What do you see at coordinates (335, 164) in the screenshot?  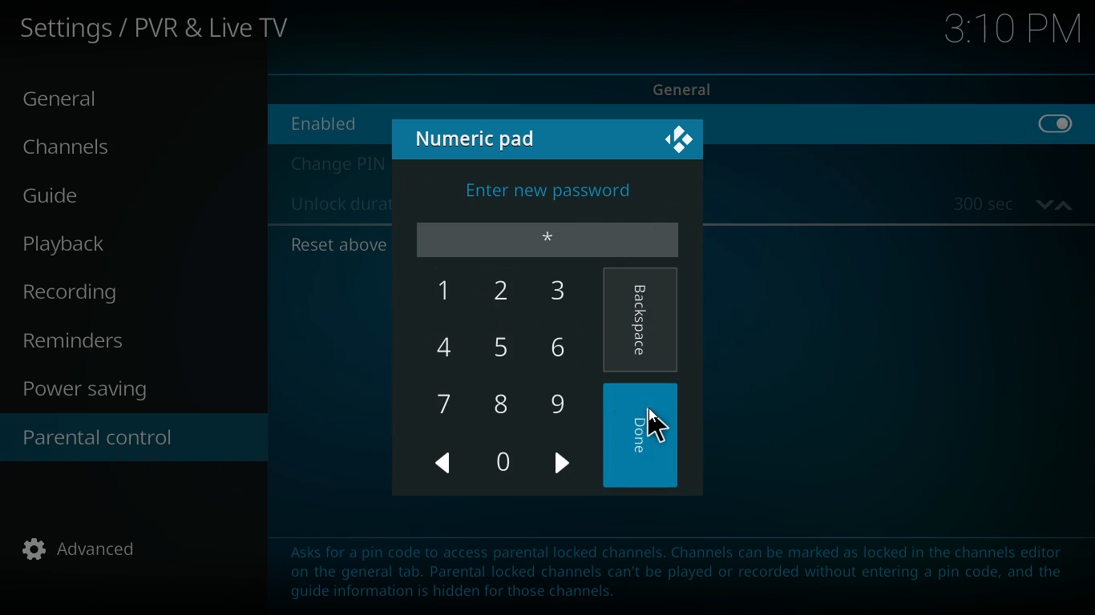 I see `change pin` at bounding box center [335, 164].